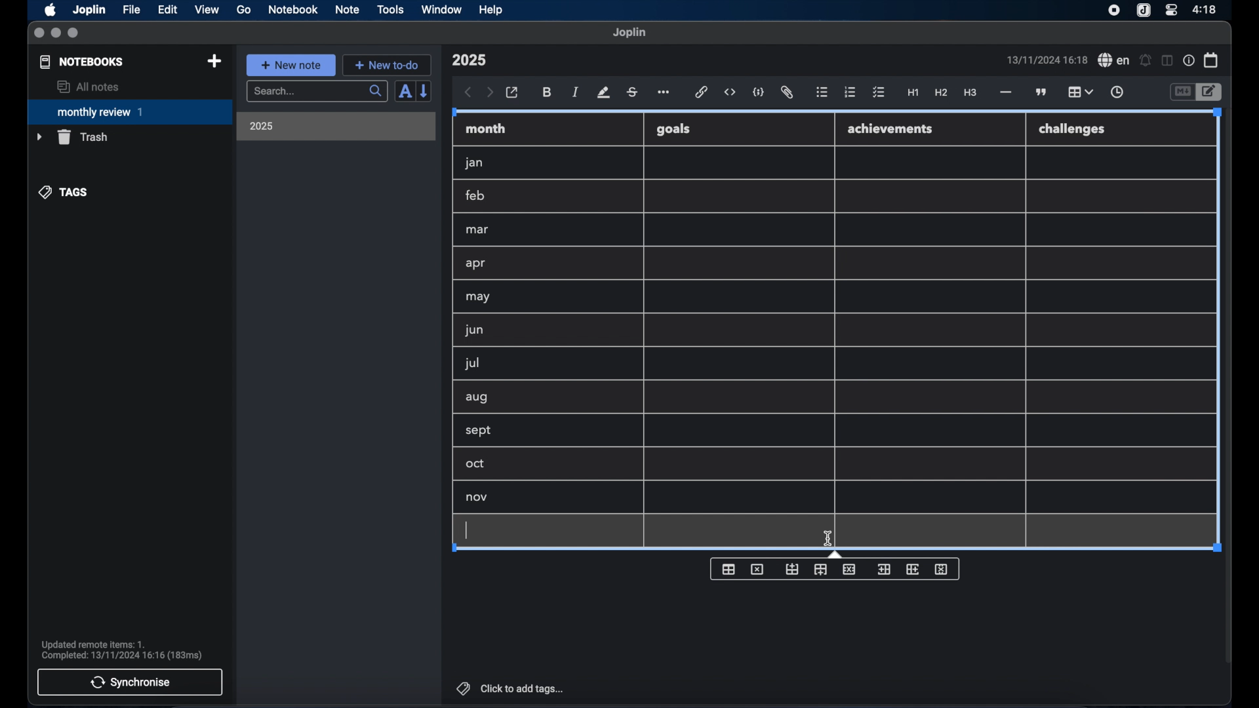  I want to click on goals, so click(675, 128).